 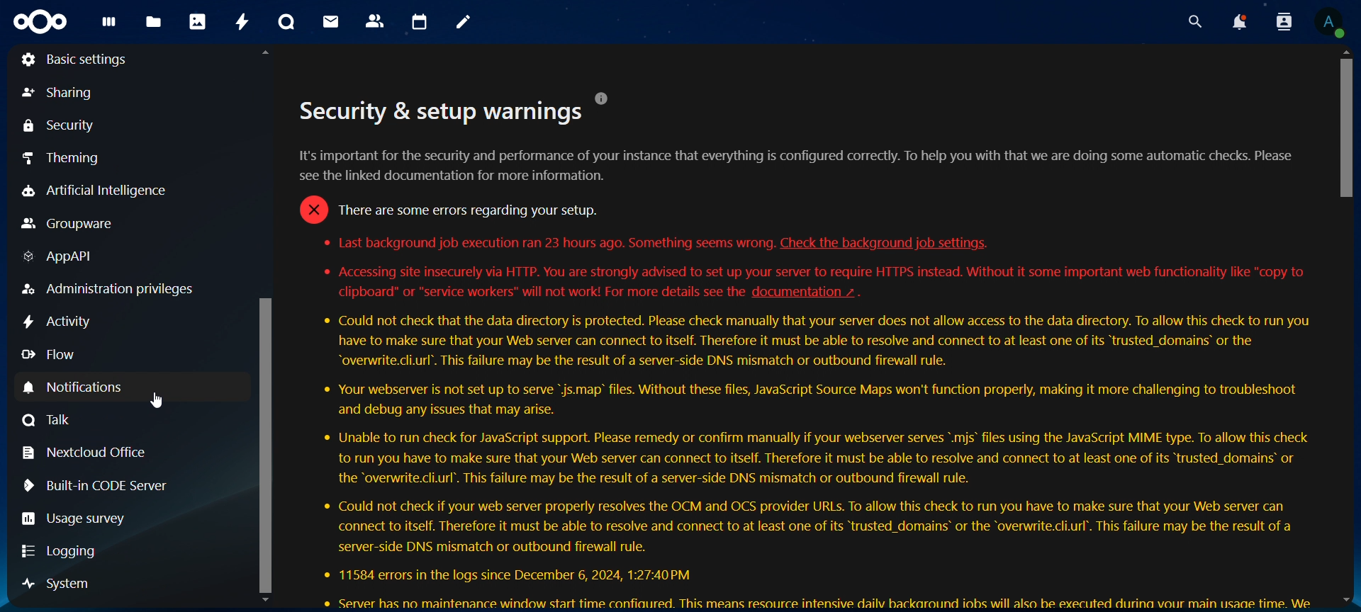 I want to click on logging, so click(x=59, y=552).